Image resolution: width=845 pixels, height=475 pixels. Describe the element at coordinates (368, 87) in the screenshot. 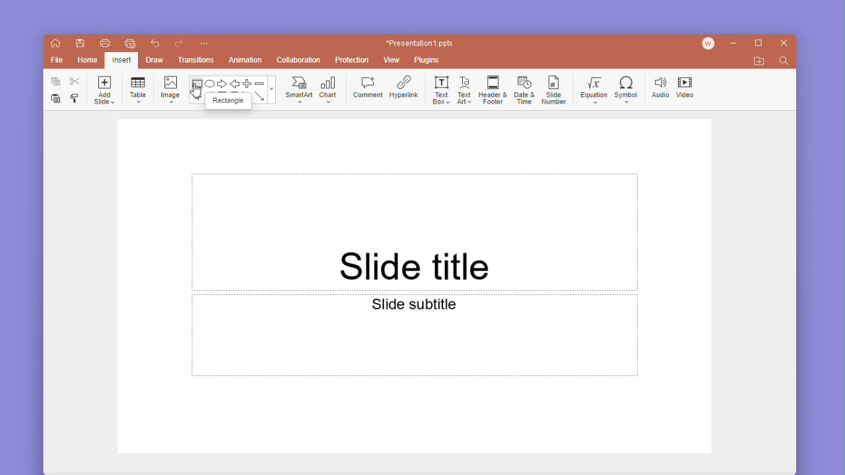

I see `comment` at that location.